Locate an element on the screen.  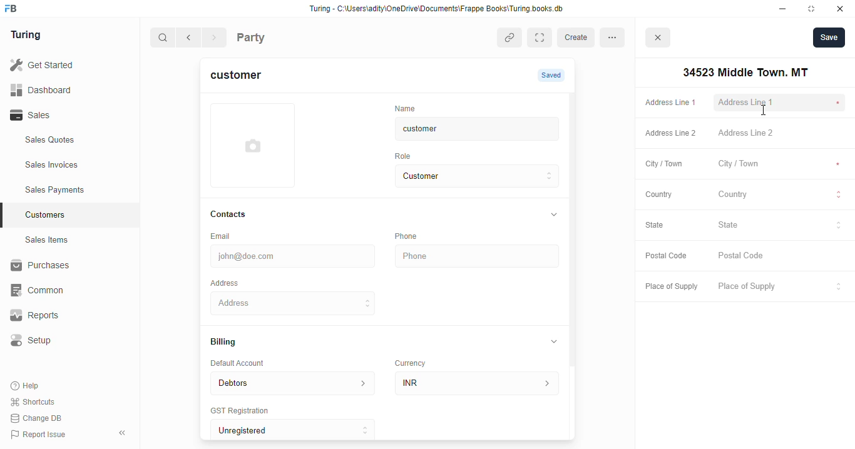
Phone is located at coordinates (413, 236).